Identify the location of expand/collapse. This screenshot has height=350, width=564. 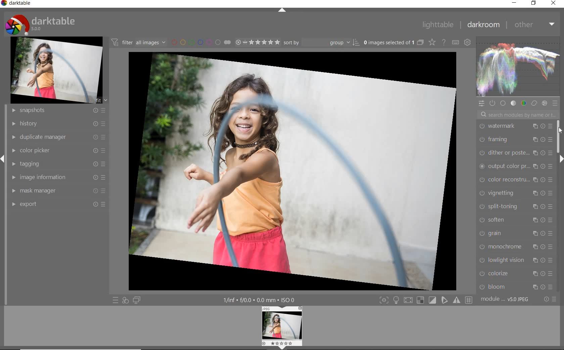
(561, 160).